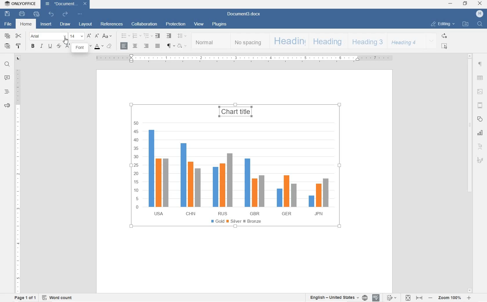 This screenshot has width=487, height=302. What do you see at coordinates (450, 297) in the screenshot?
I see `ZOOM IN OR OUT` at bounding box center [450, 297].